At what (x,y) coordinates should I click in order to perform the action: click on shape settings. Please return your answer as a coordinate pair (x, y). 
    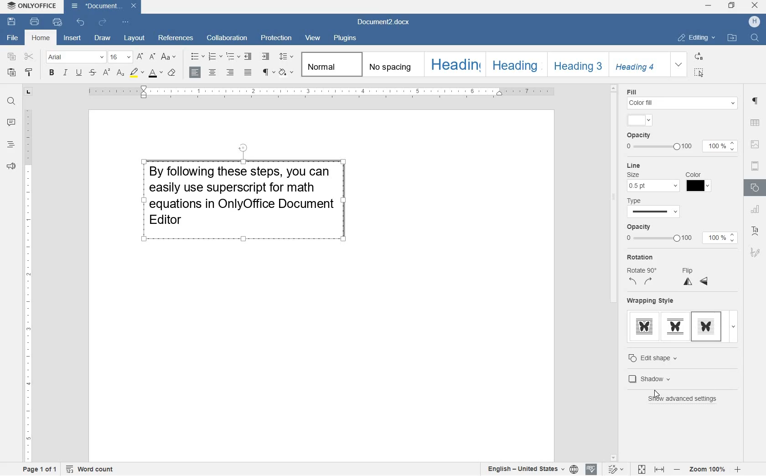
    Looking at the image, I should click on (755, 188).